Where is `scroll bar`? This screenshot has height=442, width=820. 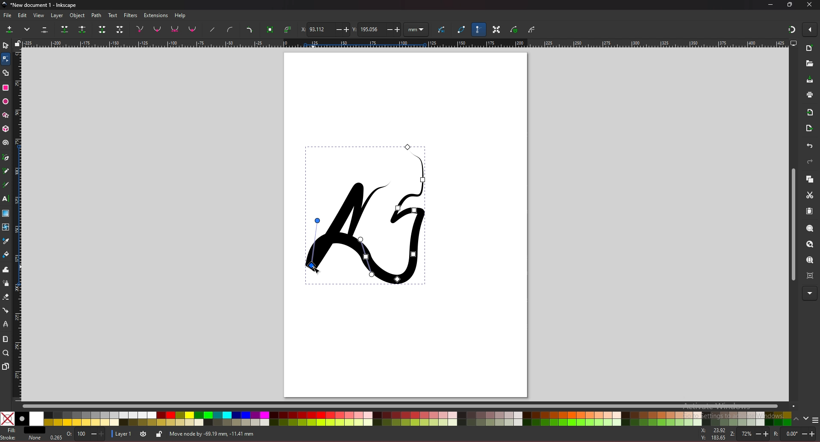
scroll bar is located at coordinates (792, 224).